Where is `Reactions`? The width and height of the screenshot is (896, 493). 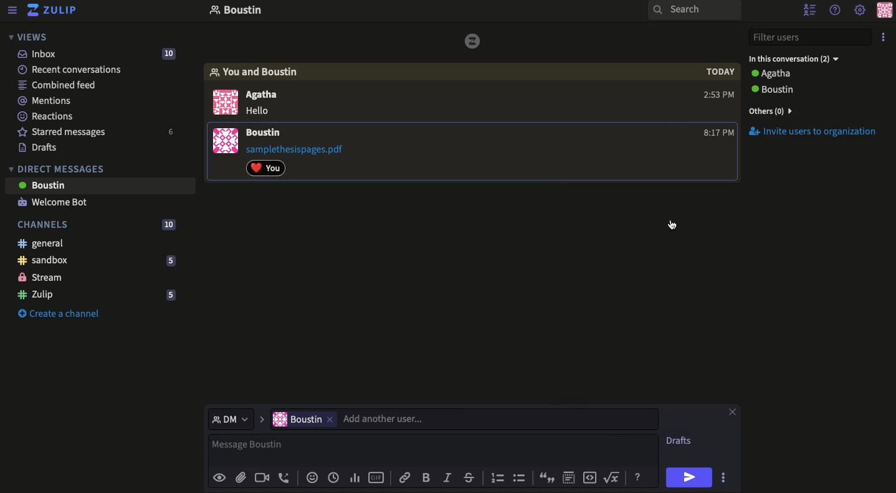 Reactions is located at coordinates (47, 118).